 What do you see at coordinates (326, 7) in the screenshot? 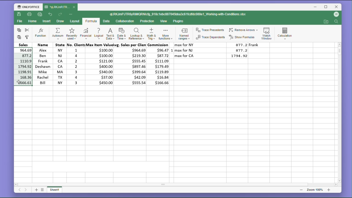
I see `maximize` at bounding box center [326, 7].